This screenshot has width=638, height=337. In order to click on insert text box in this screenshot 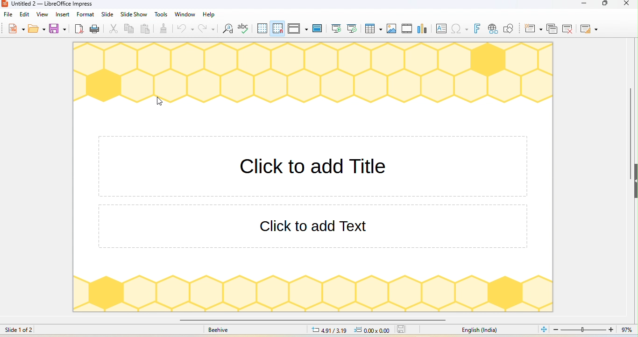, I will do `click(441, 28)`.